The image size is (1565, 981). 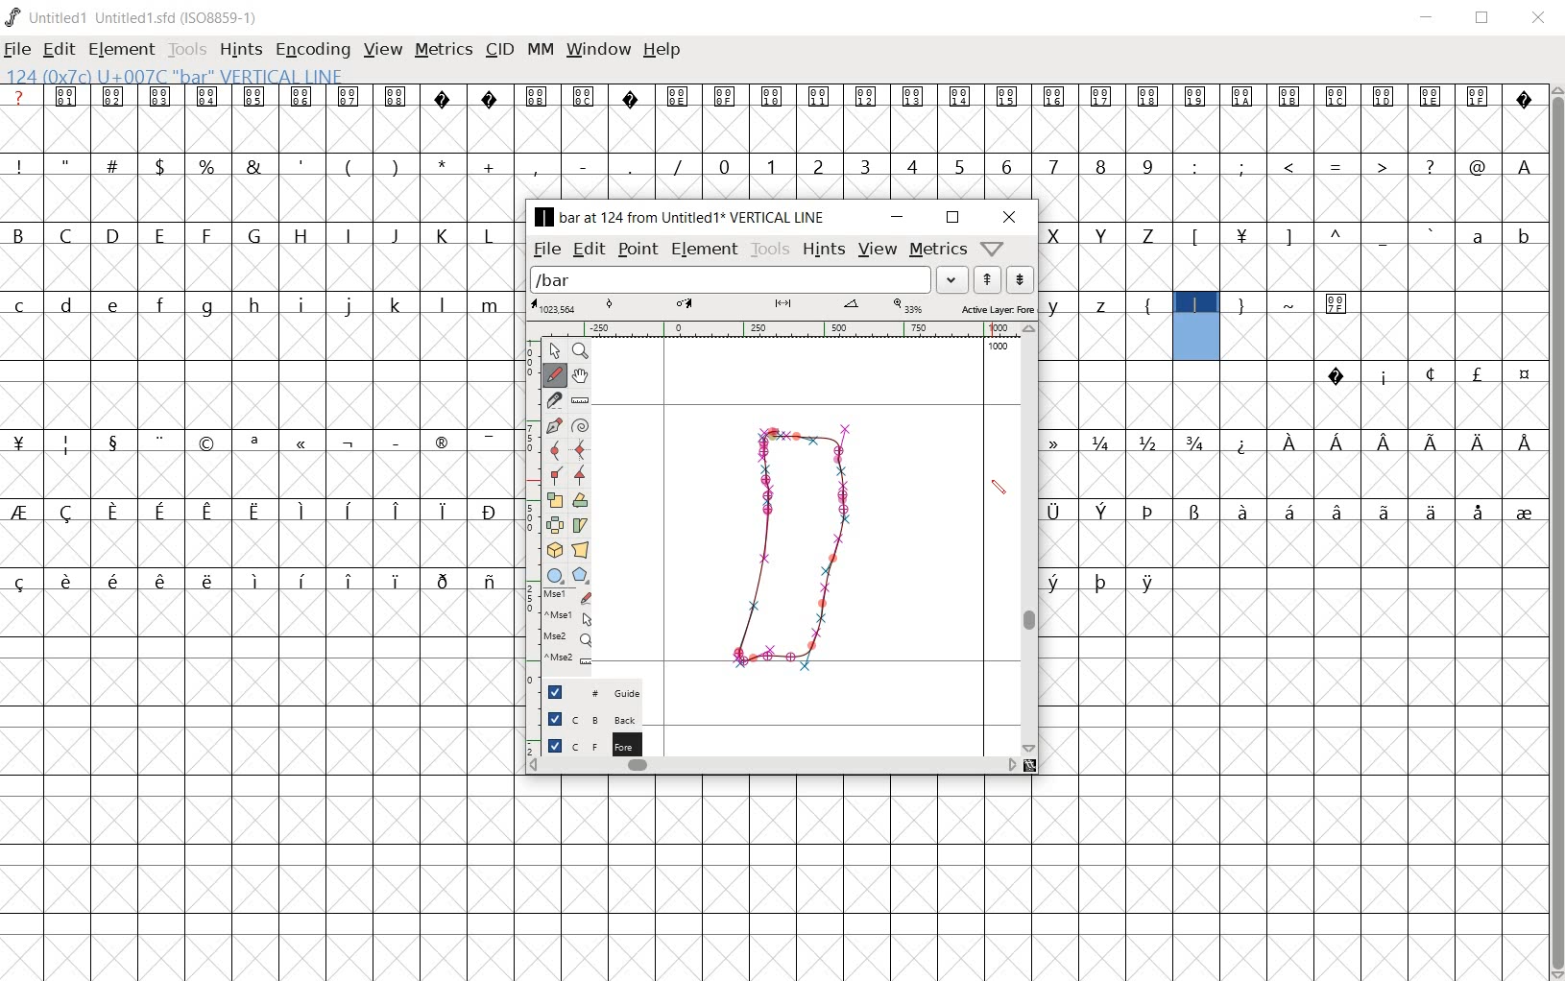 What do you see at coordinates (771, 328) in the screenshot?
I see `ruler` at bounding box center [771, 328].